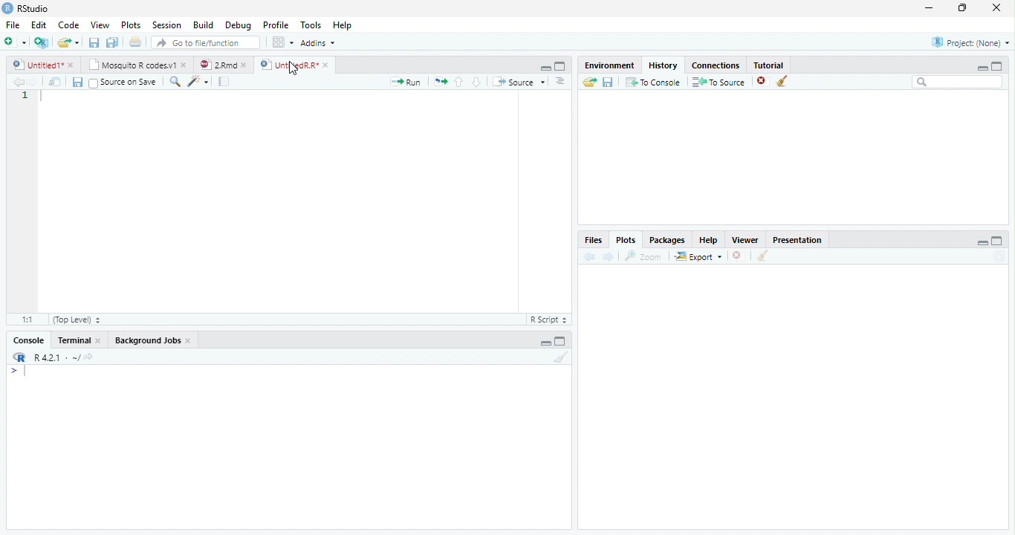 The image size is (1015, 535). Describe the element at coordinates (962, 7) in the screenshot. I see `restore` at that location.